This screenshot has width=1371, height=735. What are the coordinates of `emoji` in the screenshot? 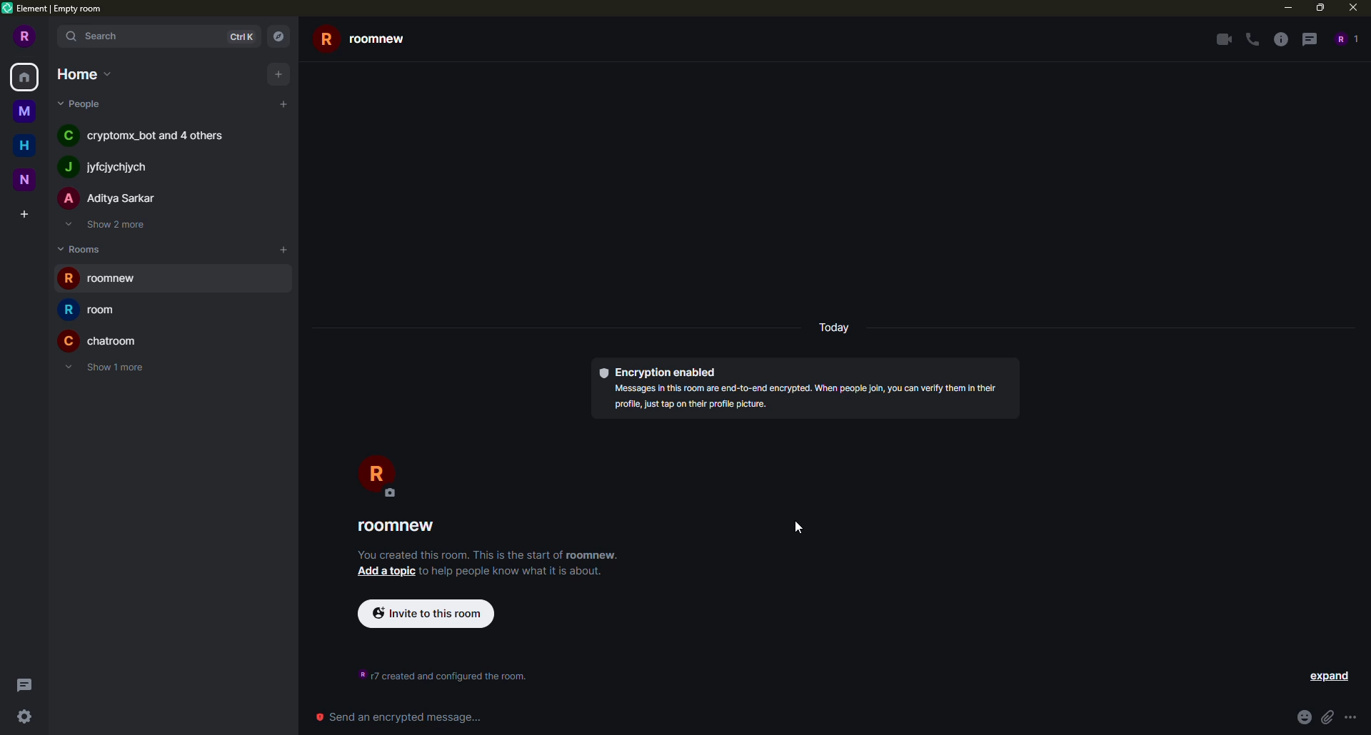 It's located at (1304, 717).